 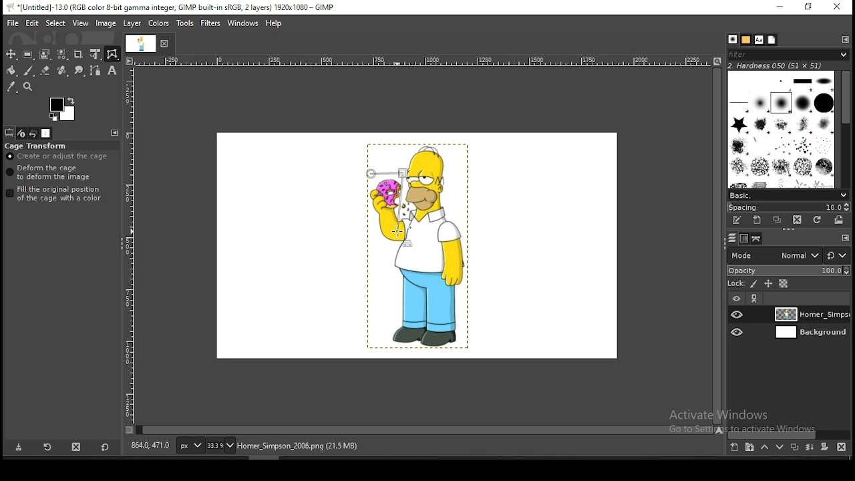 I want to click on restore, so click(x=806, y=7).